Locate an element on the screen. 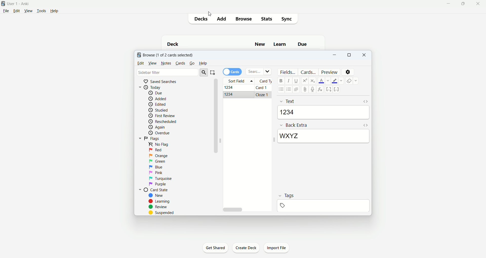 The width and height of the screenshot is (486, 258). minimize is located at coordinates (335, 56).